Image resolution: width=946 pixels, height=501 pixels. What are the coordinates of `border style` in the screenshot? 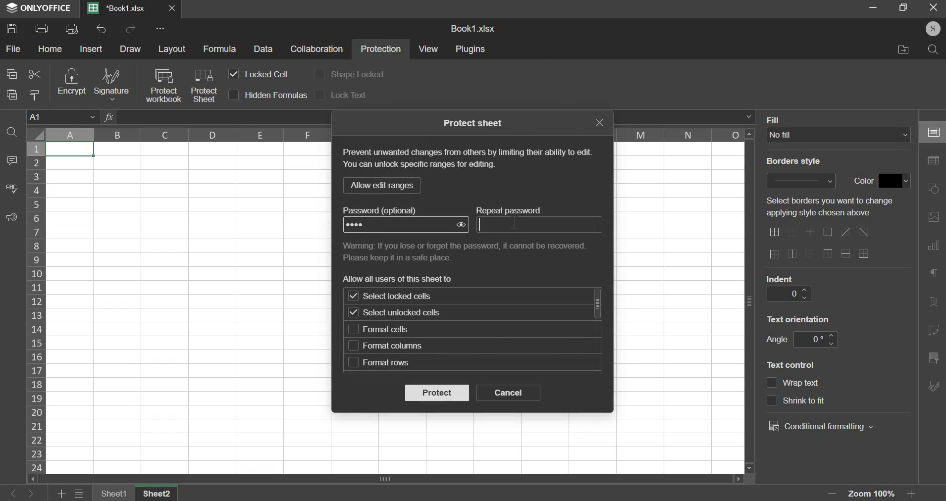 It's located at (802, 180).